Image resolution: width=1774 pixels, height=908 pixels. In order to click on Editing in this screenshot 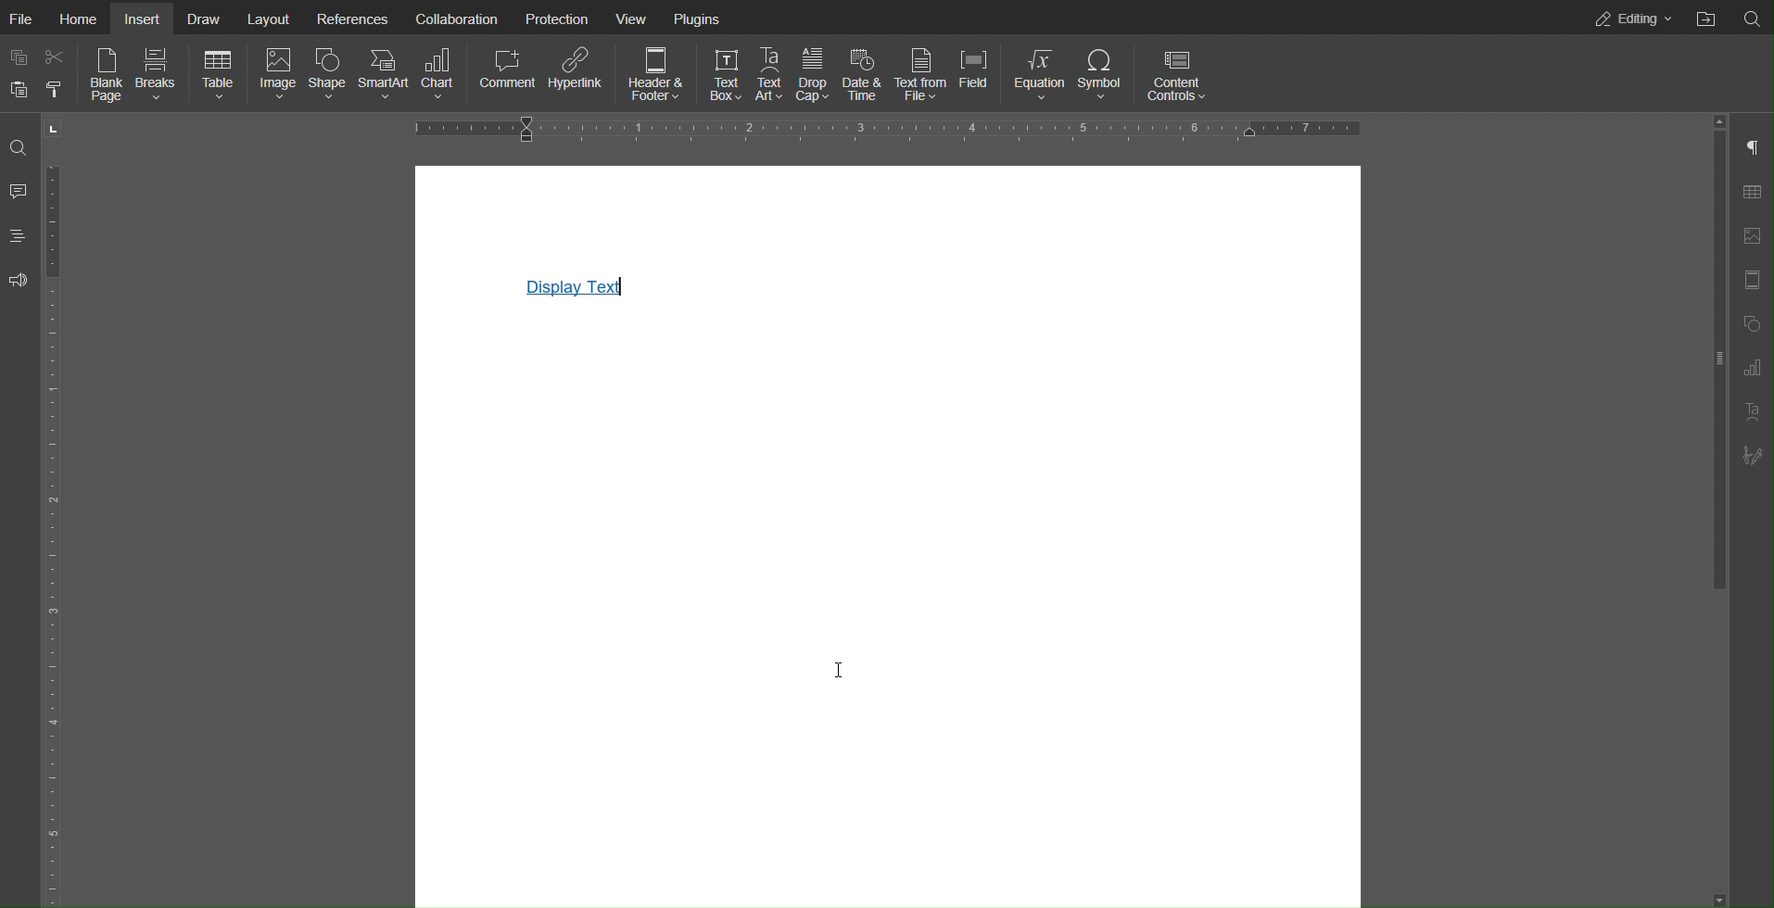, I will do `click(1631, 19)`.